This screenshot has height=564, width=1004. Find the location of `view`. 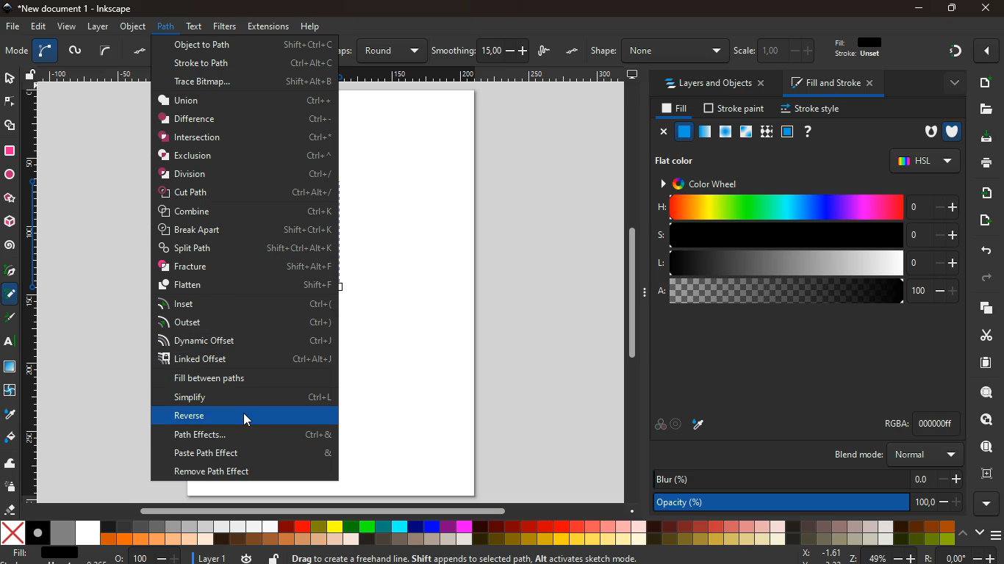

view is located at coordinates (68, 27).